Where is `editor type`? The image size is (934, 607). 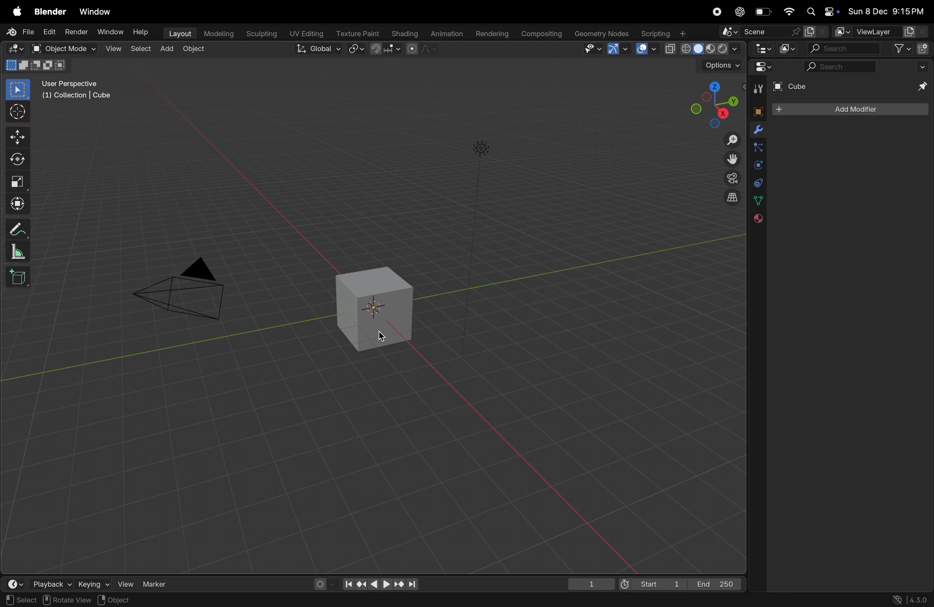 editor type is located at coordinates (16, 584).